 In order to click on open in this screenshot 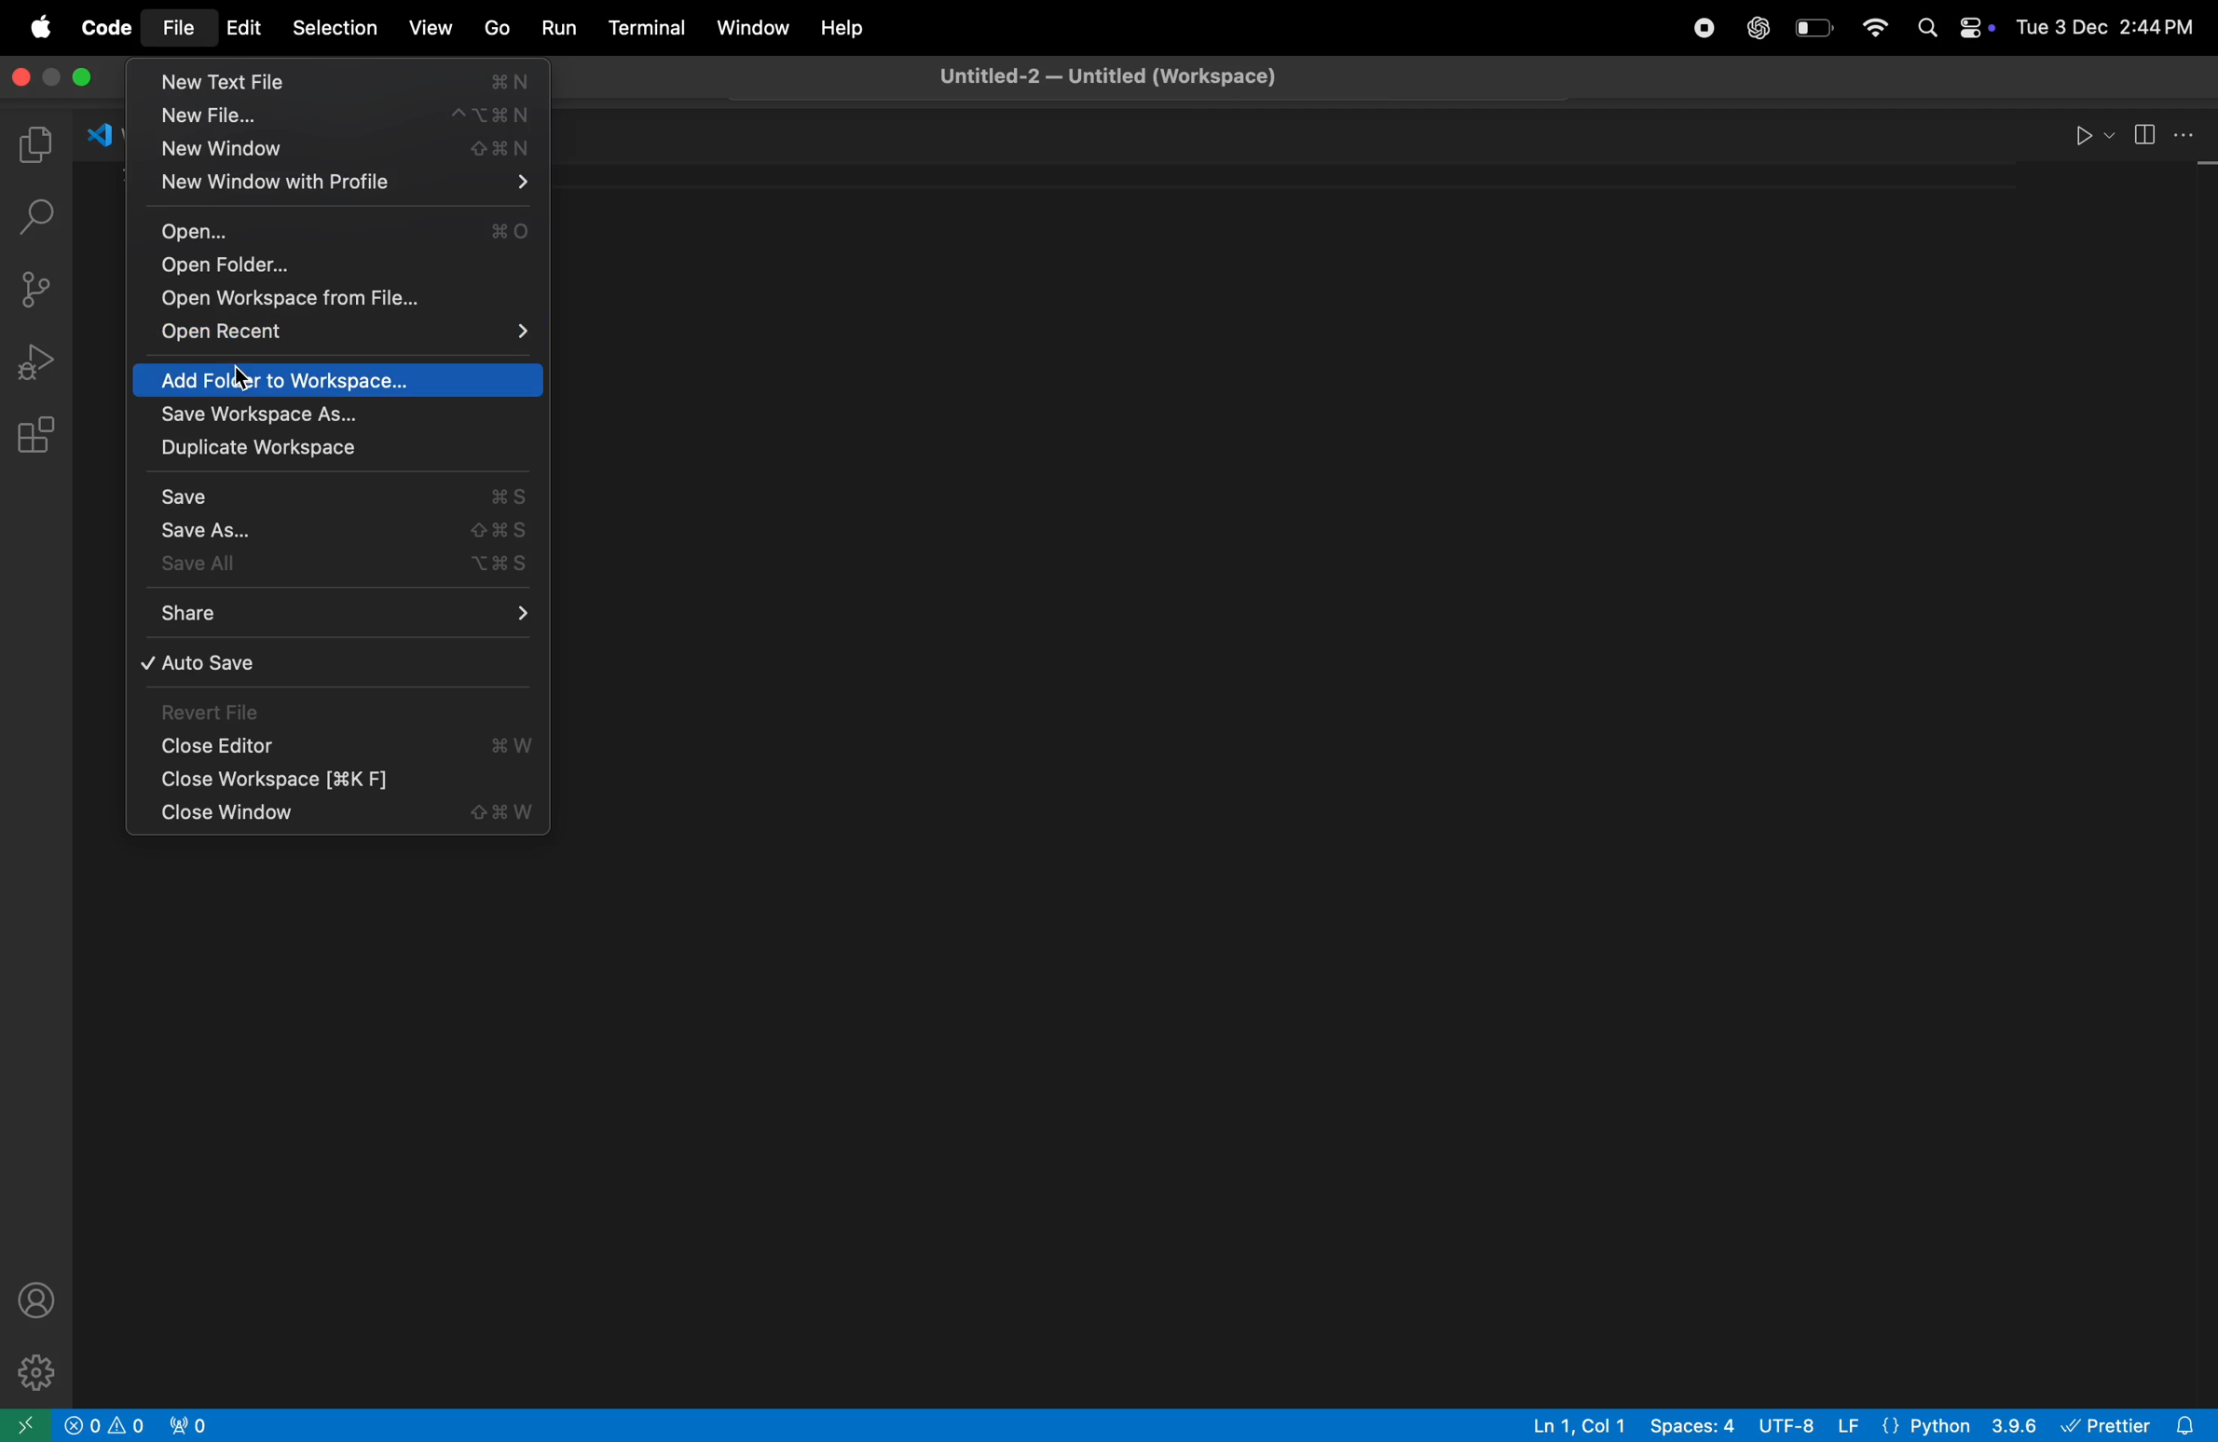, I will do `click(341, 227)`.